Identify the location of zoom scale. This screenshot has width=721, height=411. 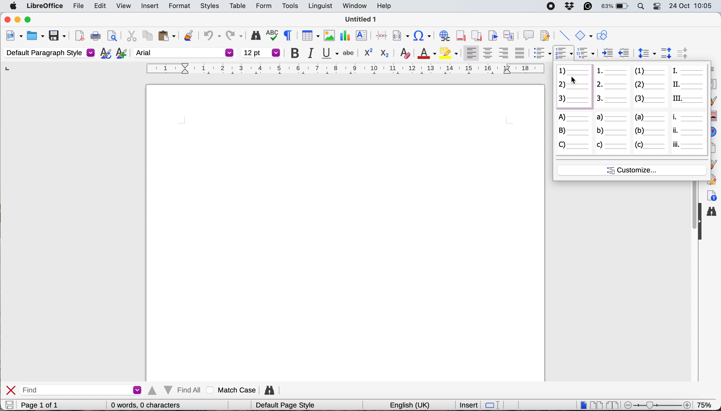
(659, 403).